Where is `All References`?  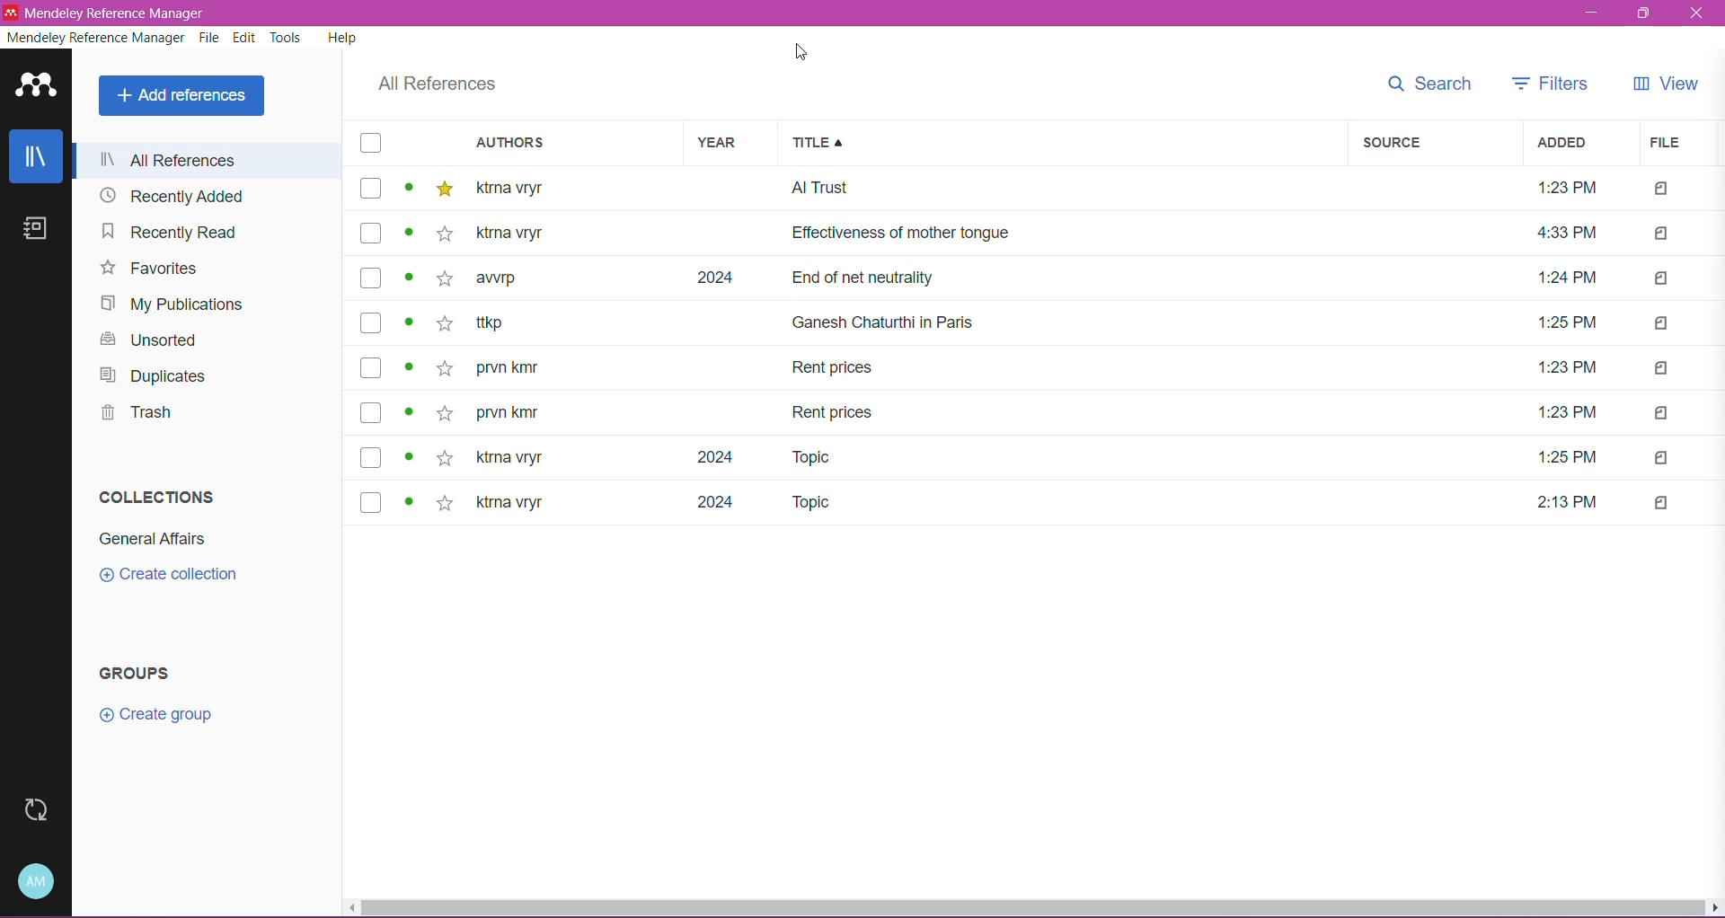 All References is located at coordinates (208, 161).